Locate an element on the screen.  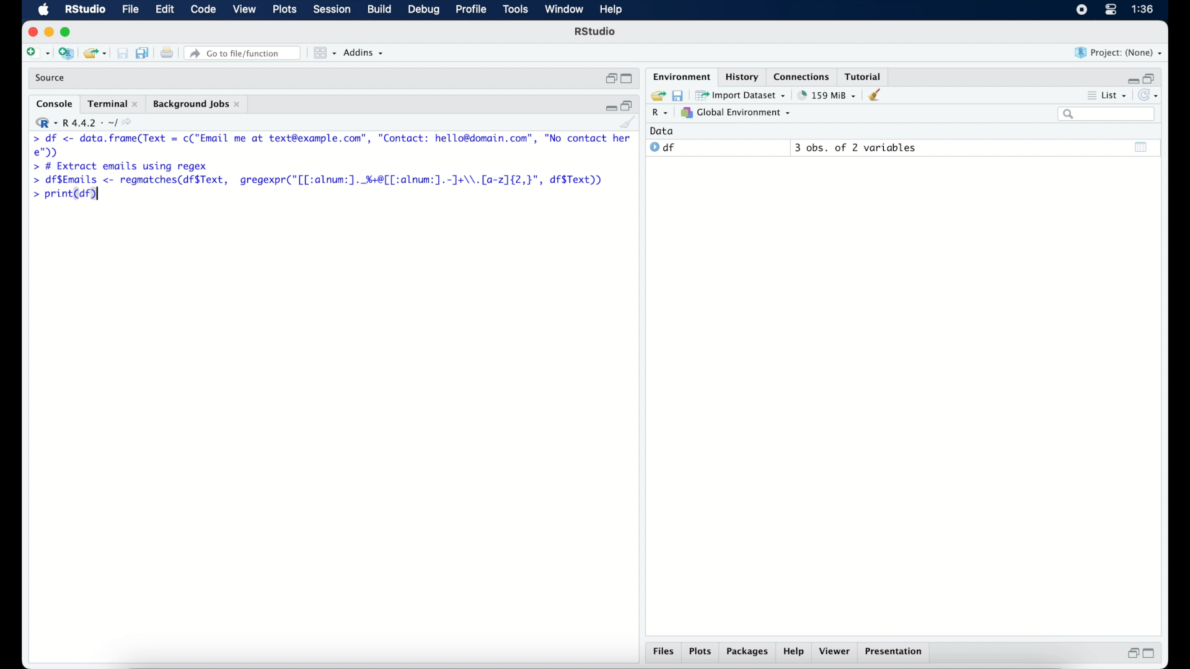
restore down is located at coordinates (1154, 78).